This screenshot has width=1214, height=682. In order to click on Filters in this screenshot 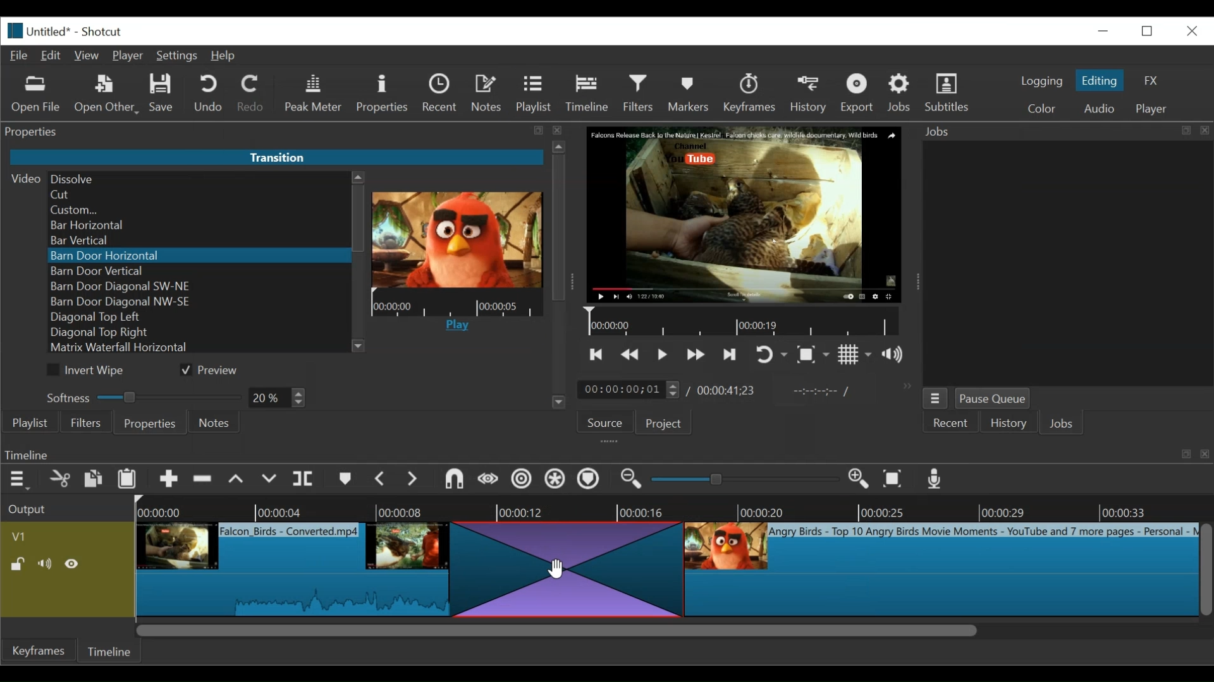, I will do `click(85, 422)`.